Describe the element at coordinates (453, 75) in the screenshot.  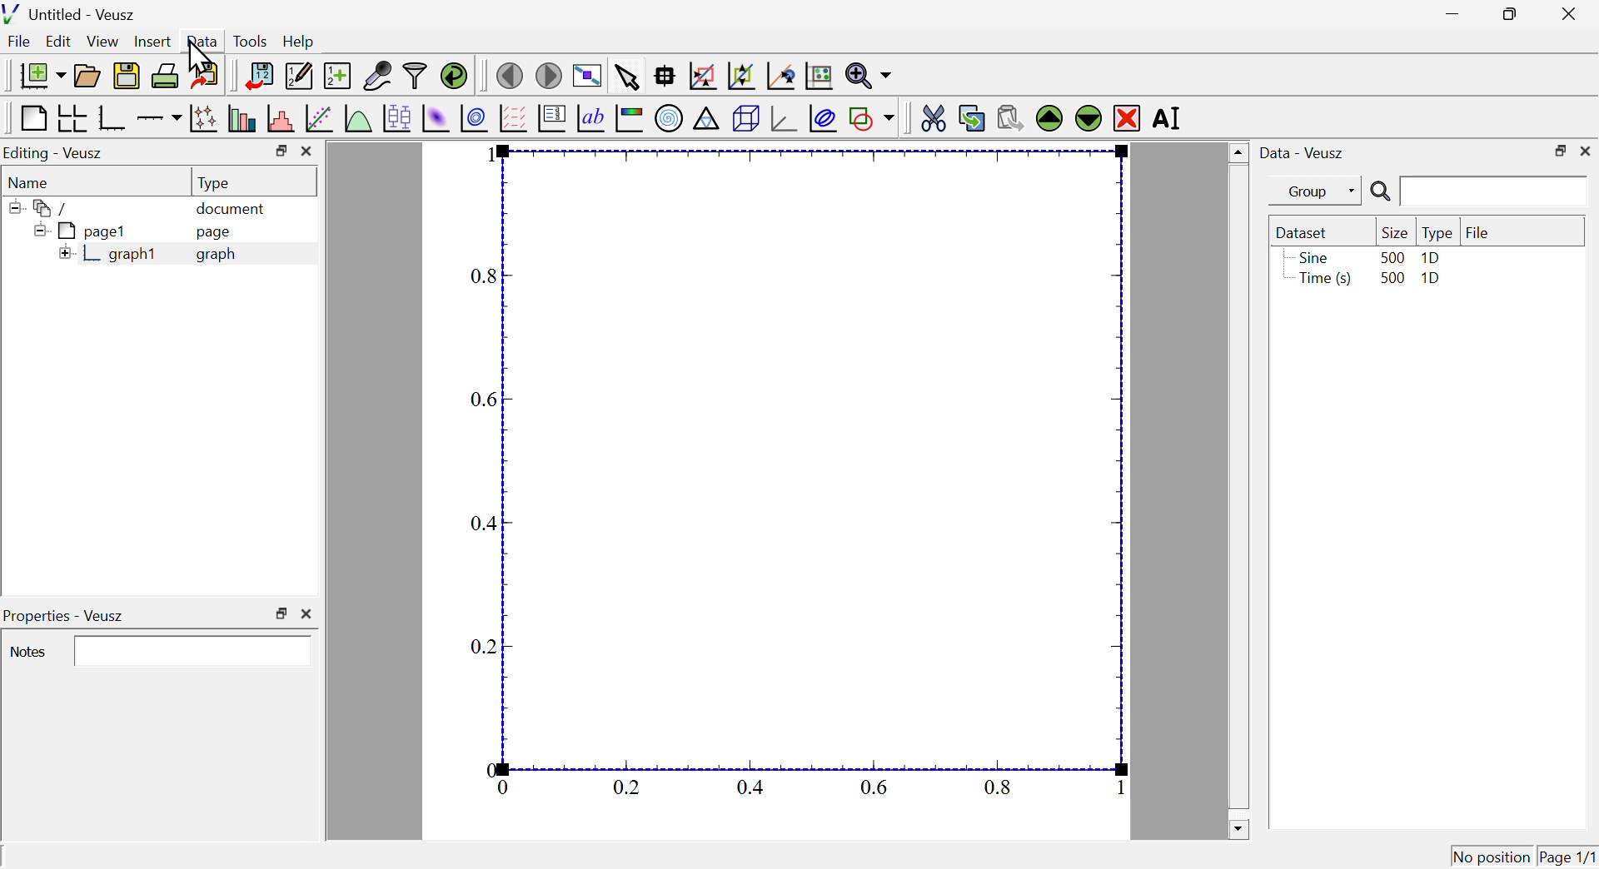
I see `reload linked datasets` at that location.